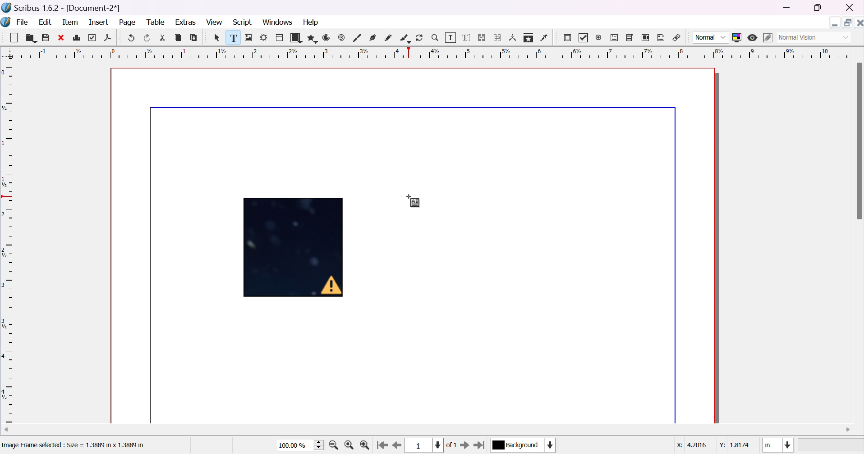  Describe the element at coordinates (243, 23) in the screenshot. I see `script` at that location.